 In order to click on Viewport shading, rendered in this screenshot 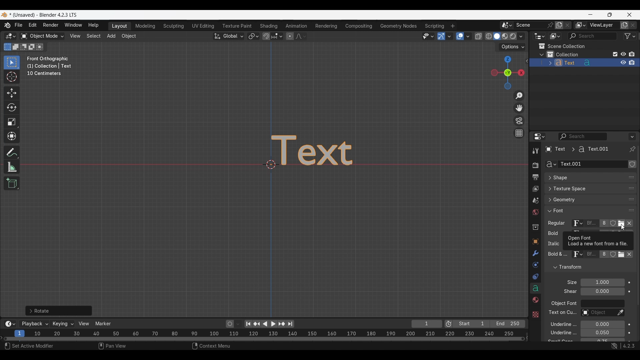, I will do `click(513, 36)`.